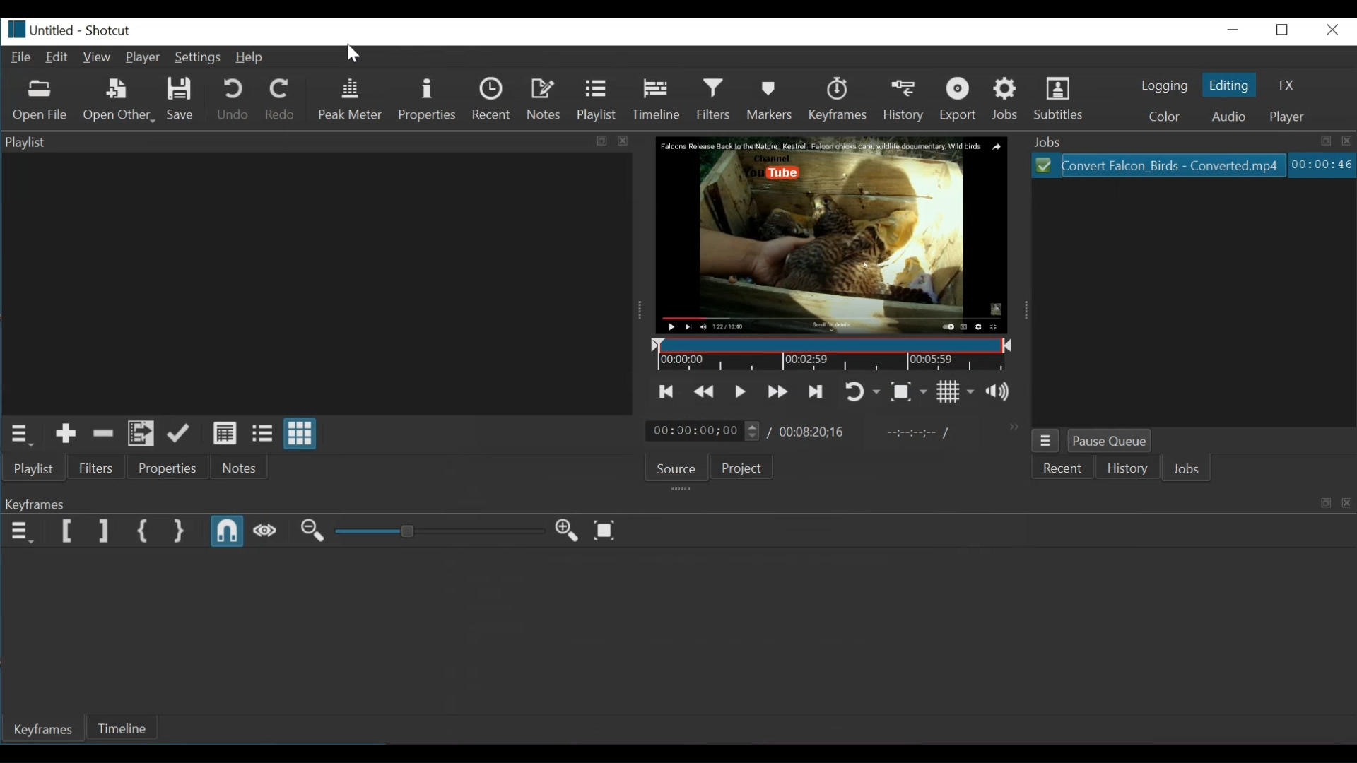 Image resolution: width=1357 pixels, height=763 pixels. Describe the element at coordinates (961, 100) in the screenshot. I see `Export` at that location.